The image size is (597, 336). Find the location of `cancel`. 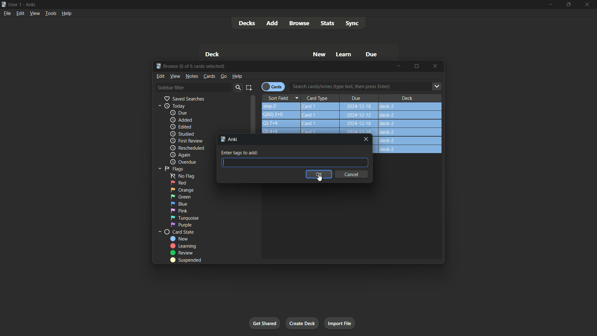

cancel is located at coordinates (353, 174).